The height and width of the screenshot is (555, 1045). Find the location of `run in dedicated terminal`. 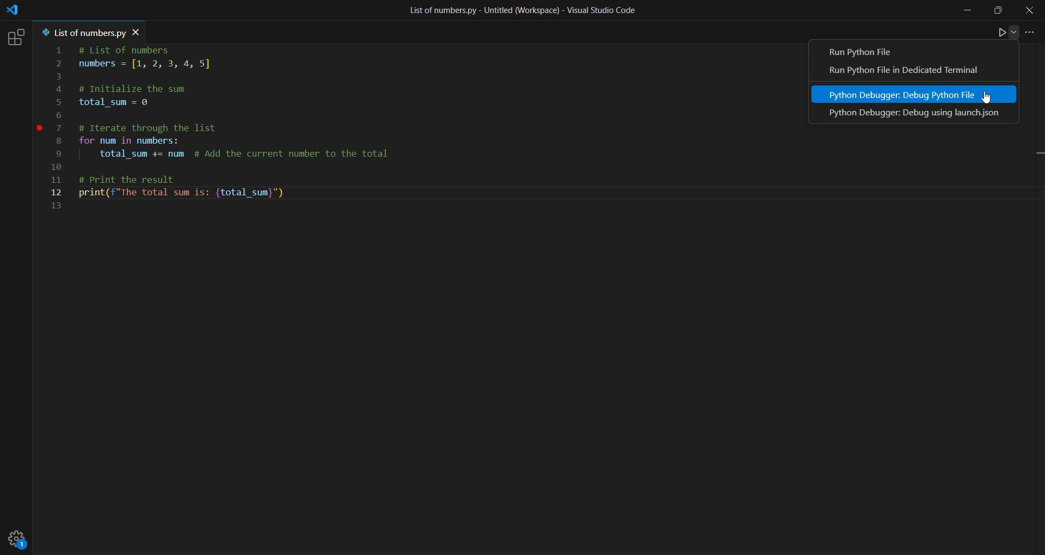

run in dedicated terminal is located at coordinates (911, 72).